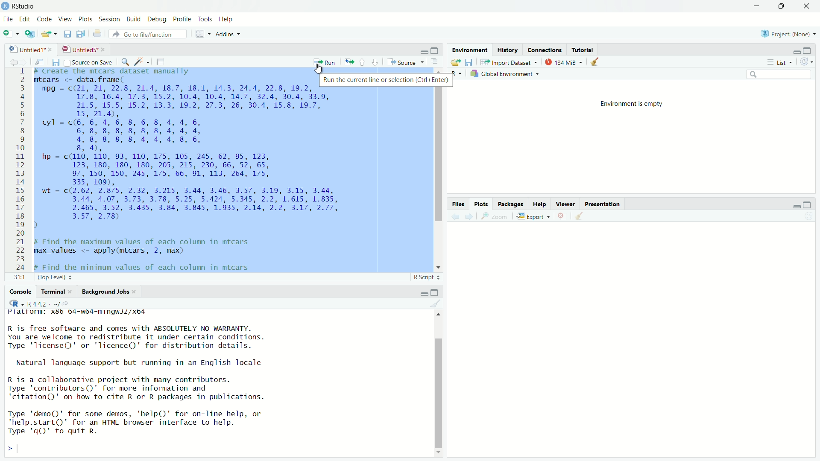 The image size is (820, 461). What do you see at coordinates (404, 62) in the screenshot?
I see `+ Source ~` at bounding box center [404, 62].